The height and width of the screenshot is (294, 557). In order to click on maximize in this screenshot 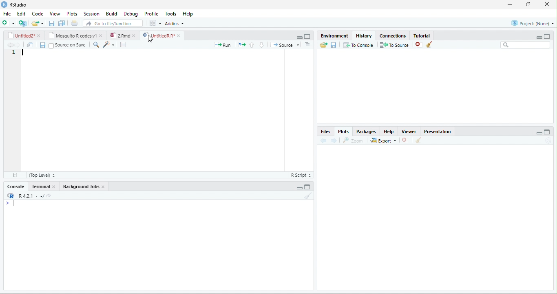, I will do `click(307, 36)`.